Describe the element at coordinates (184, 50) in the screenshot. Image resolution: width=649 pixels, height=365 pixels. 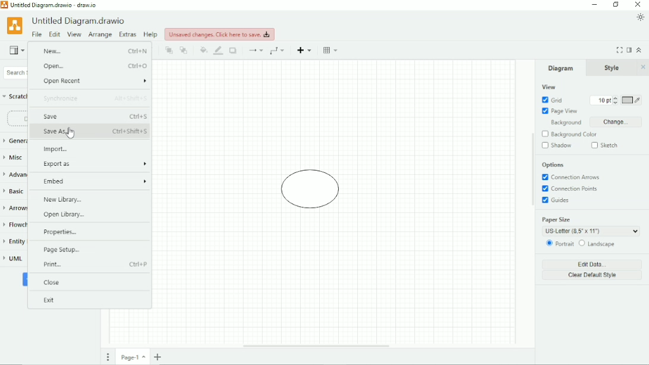
I see `To back` at that location.